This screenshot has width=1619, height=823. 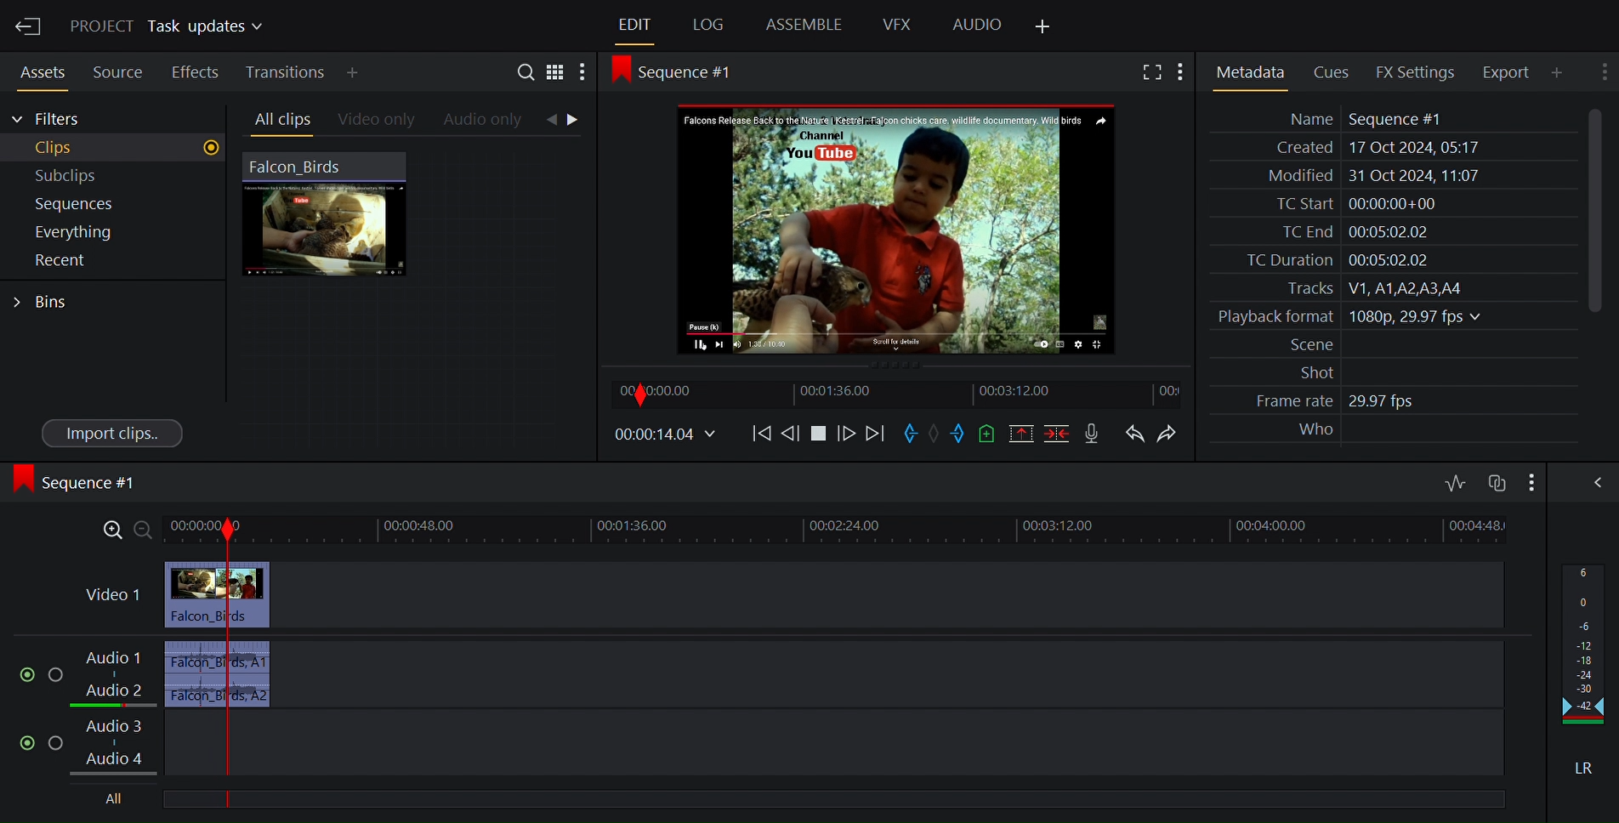 What do you see at coordinates (166, 27) in the screenshot?
I see `Project Task updates` at bounding box center [166, 27].